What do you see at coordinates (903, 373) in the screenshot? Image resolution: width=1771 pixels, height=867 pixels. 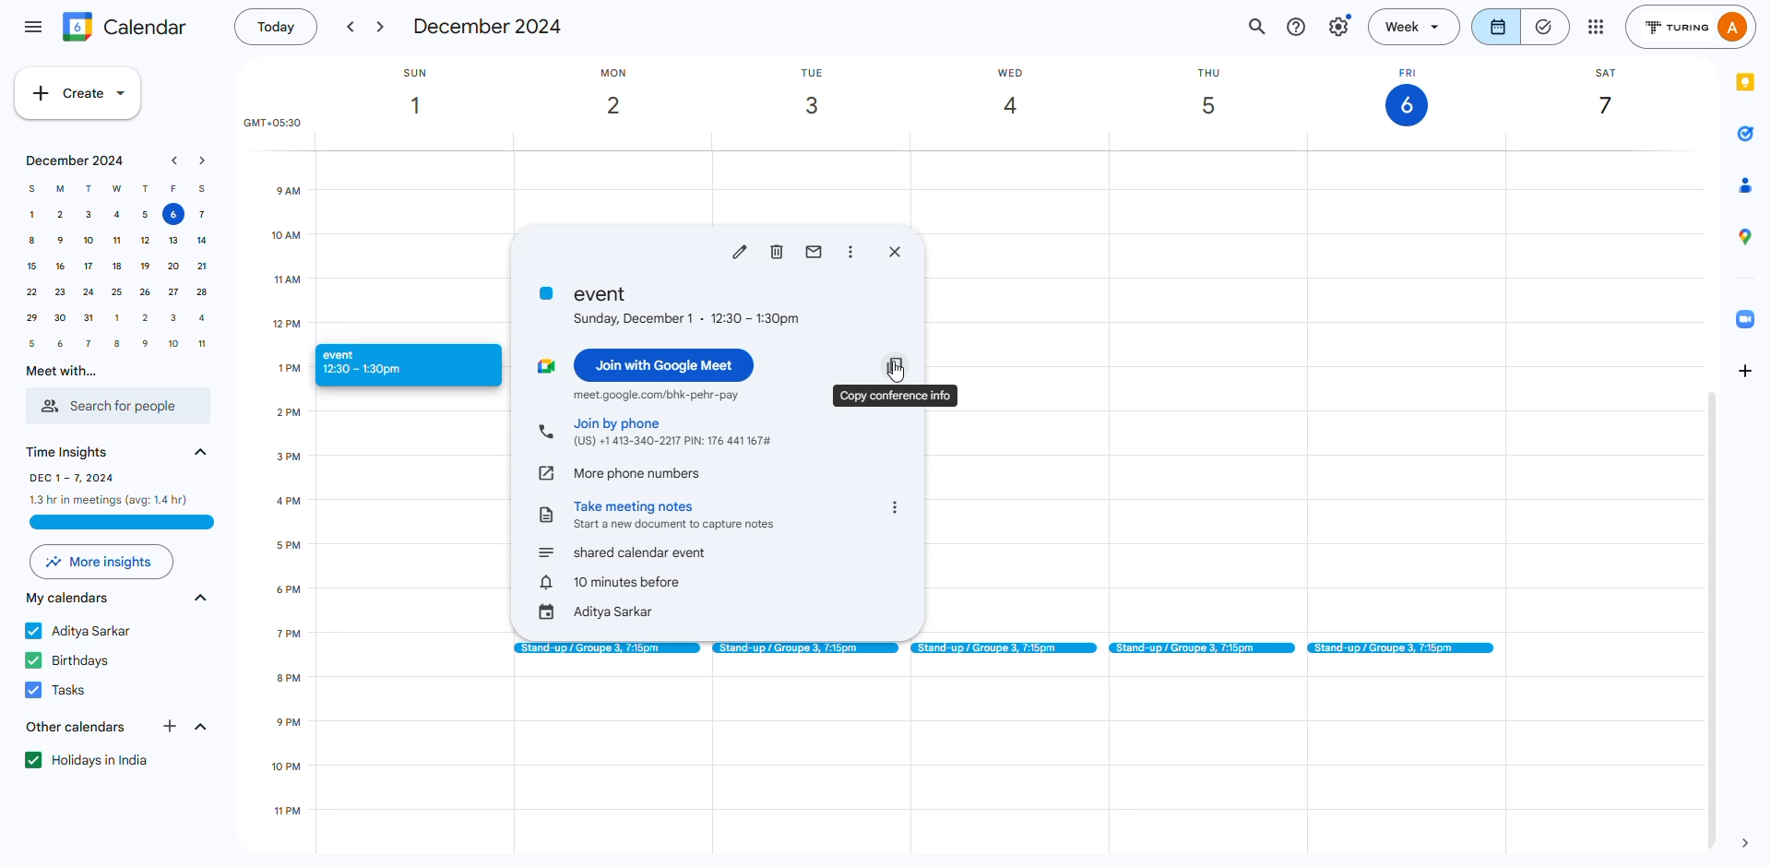 I see `cursor` at bounding box center [903, 373].